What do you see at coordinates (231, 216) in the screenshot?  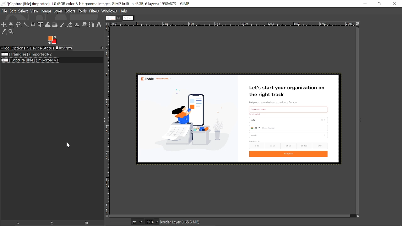 I see `Horizontal scrollbar` at bounding box center [231, 216].